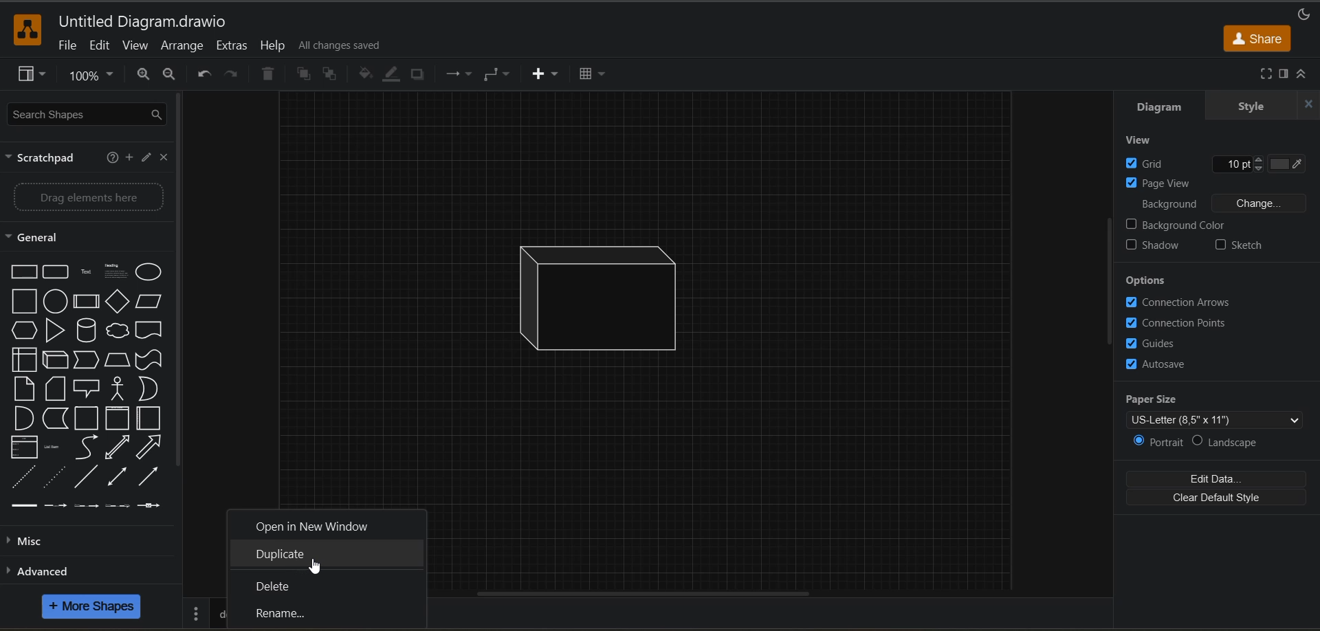 This screenshot has width=1320, height=631. What do you see at coordinates (643, 594) in the screenshot?
I see `horizontal scroll bar` at bounding box center [643, 594].